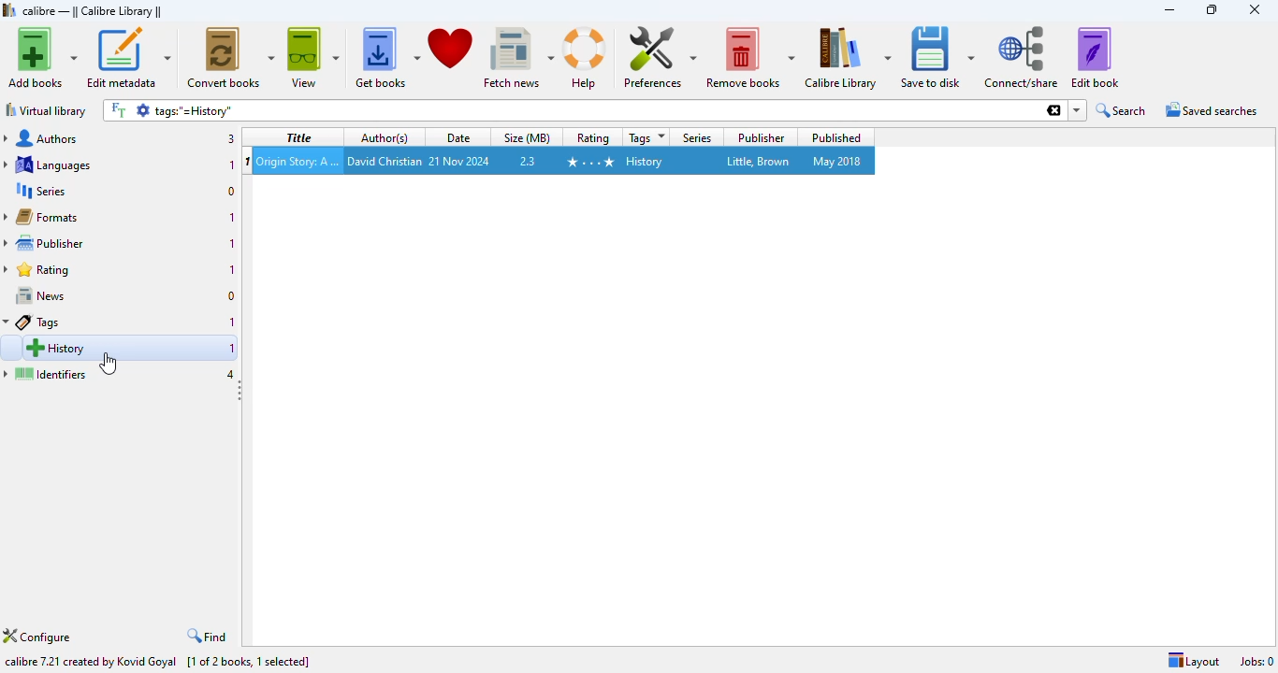  What do you see at coordinates (1211, 108) in the screenshot?
I see `saved searches` at bounding box center [1211, 108].